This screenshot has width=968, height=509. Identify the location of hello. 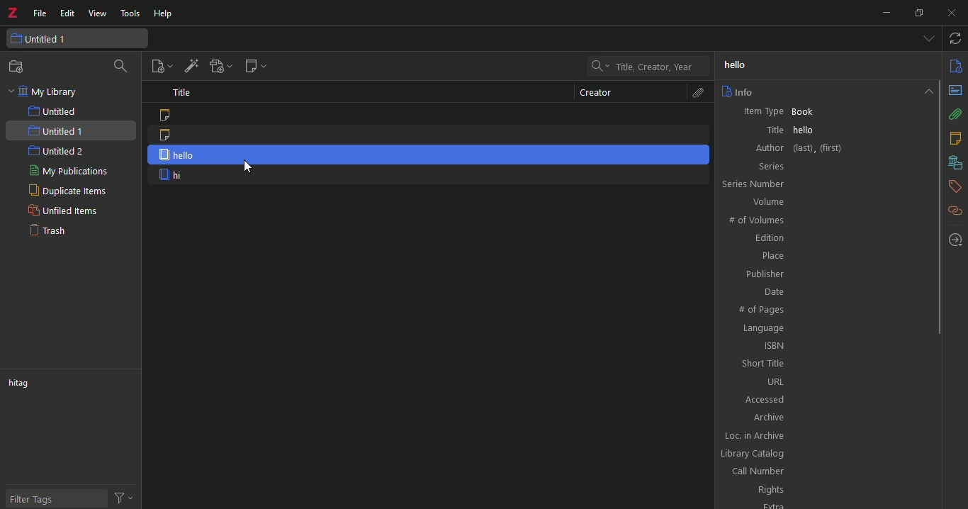
(186, 154).